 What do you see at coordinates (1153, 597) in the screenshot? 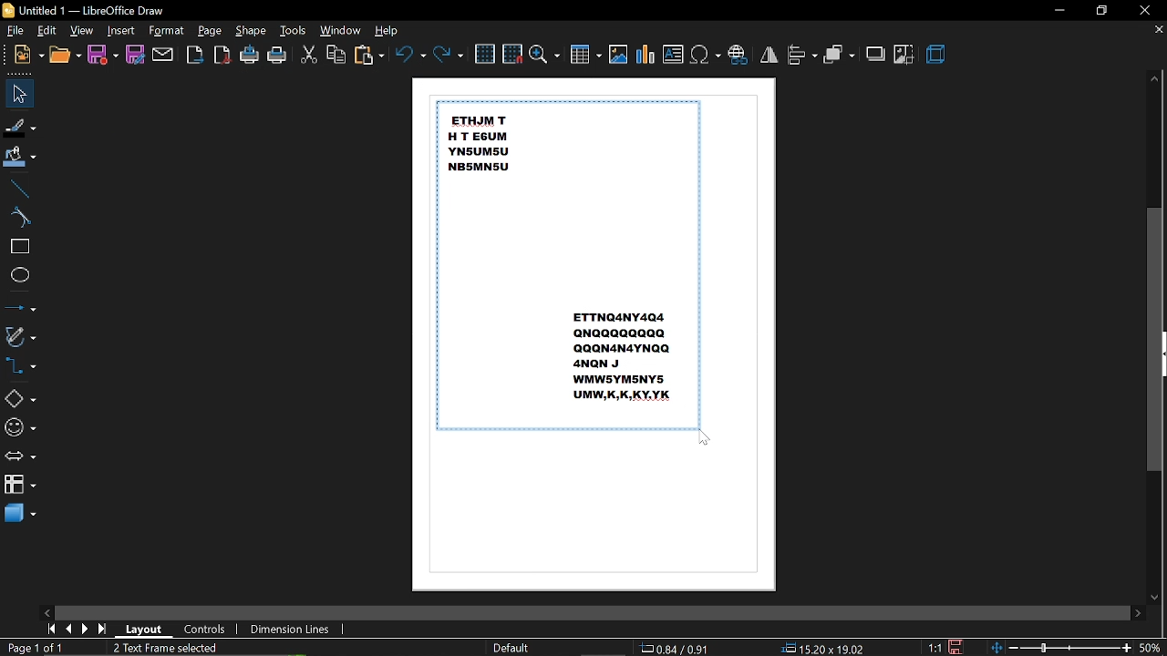
I see `move down` at bounding box center [1153, 597].